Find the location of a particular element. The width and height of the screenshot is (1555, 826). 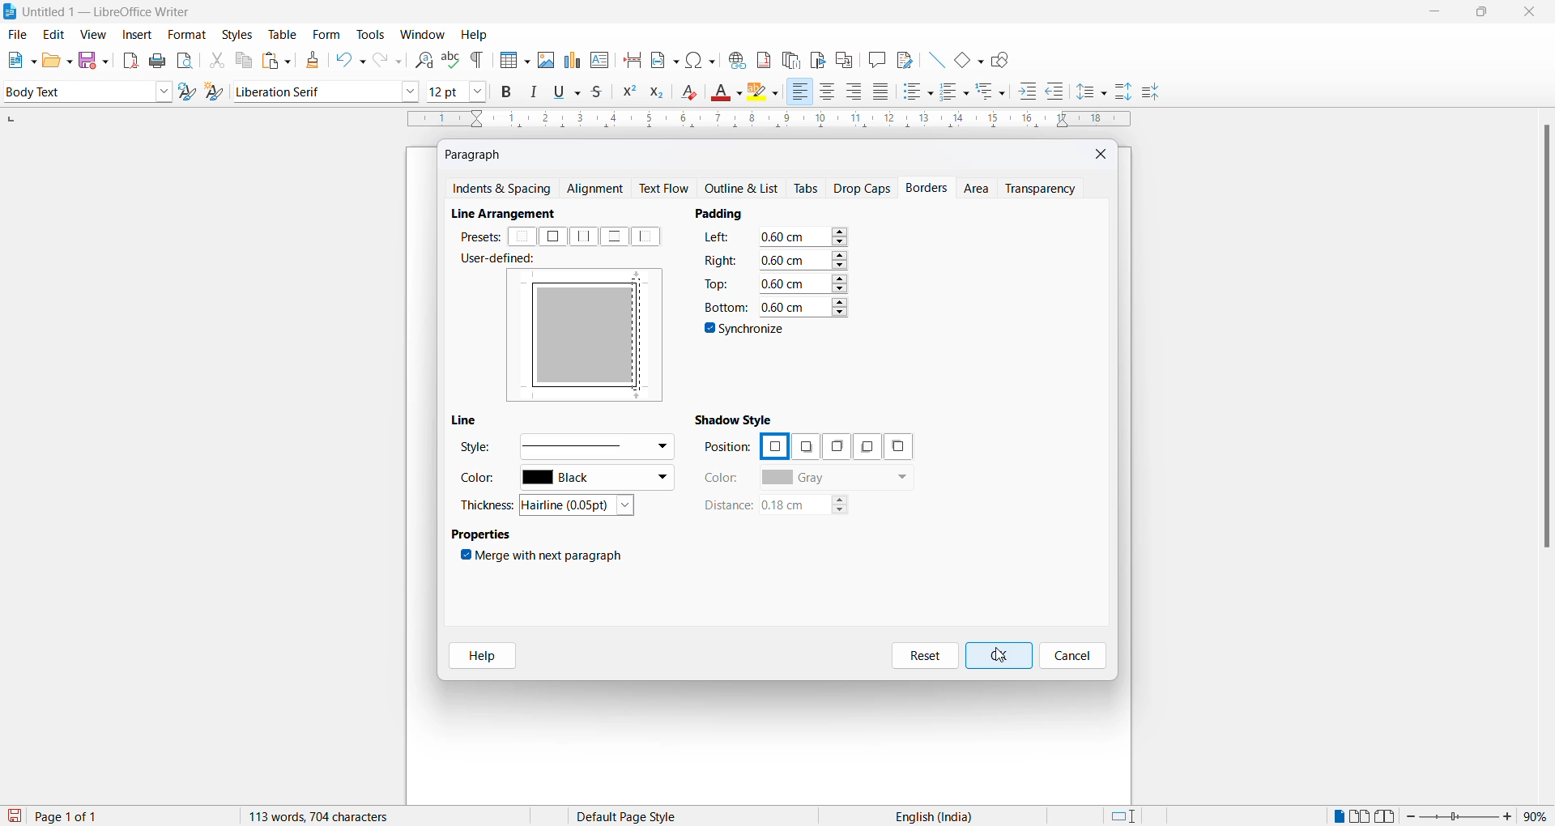

maximize is located at coordinates (1481, 14).